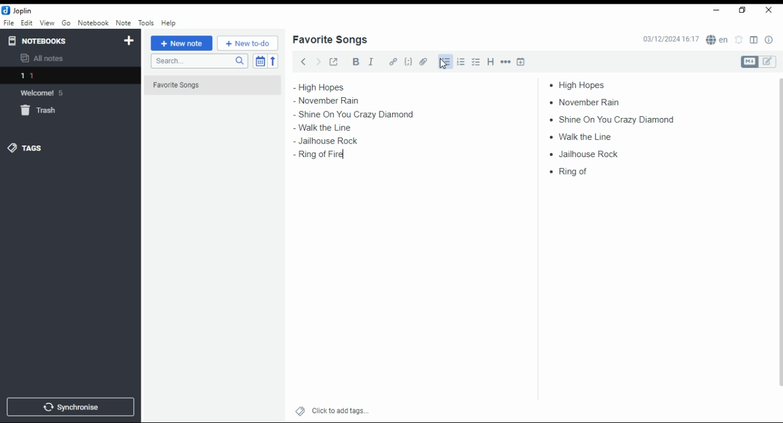 This screenshot has height=423, width=783. Describe the element at coordinates (318, 61) in the screenshot. I see `forward` at that location.